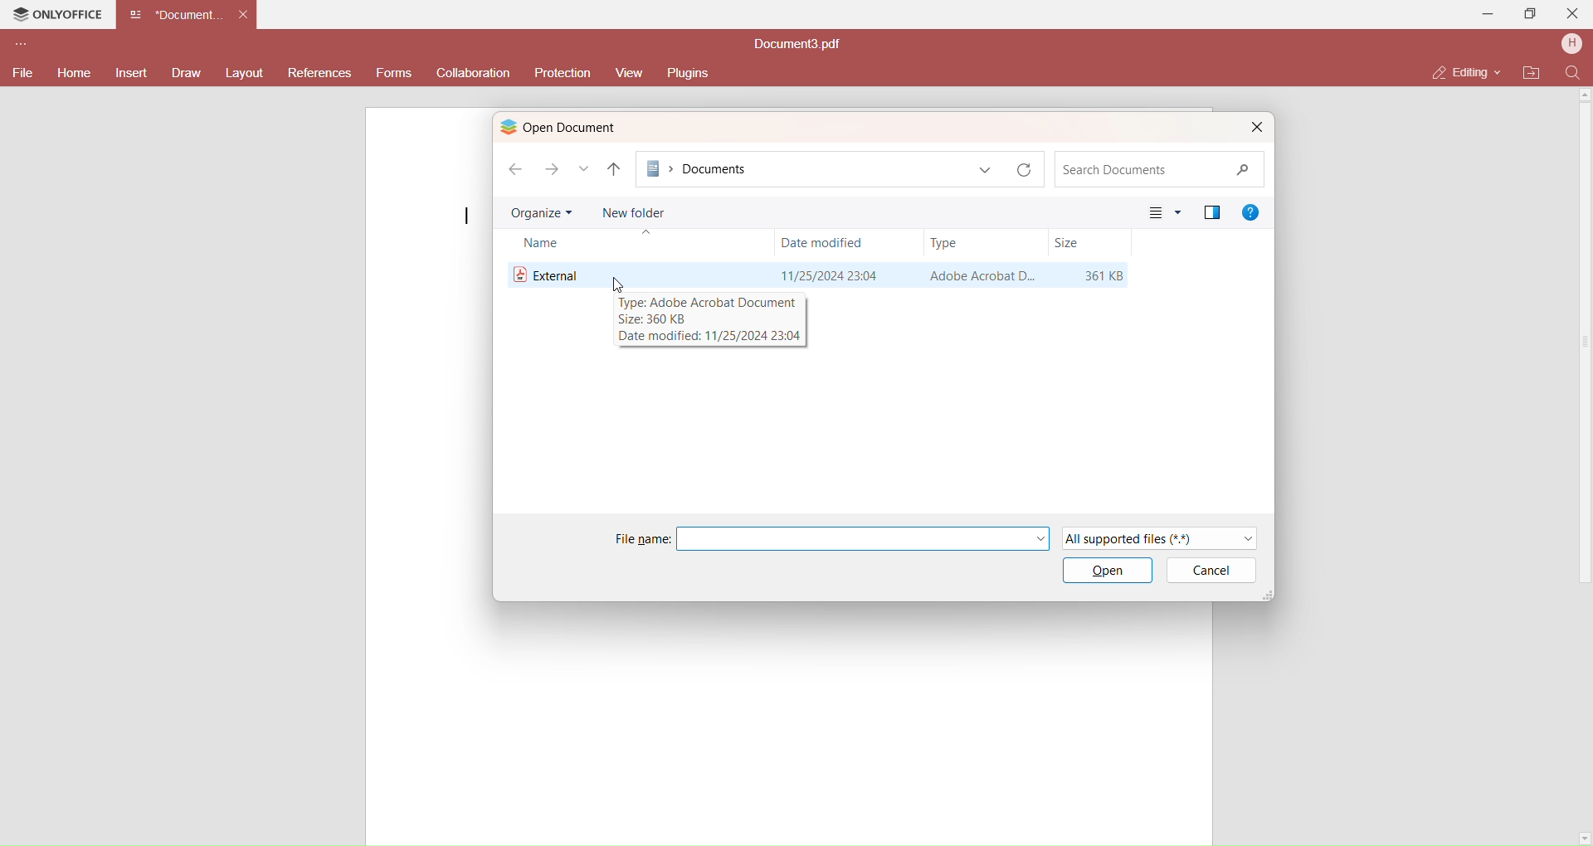  Describe the element at coordinates (1253, 211) in the screenshot. I see `Help` at that location.